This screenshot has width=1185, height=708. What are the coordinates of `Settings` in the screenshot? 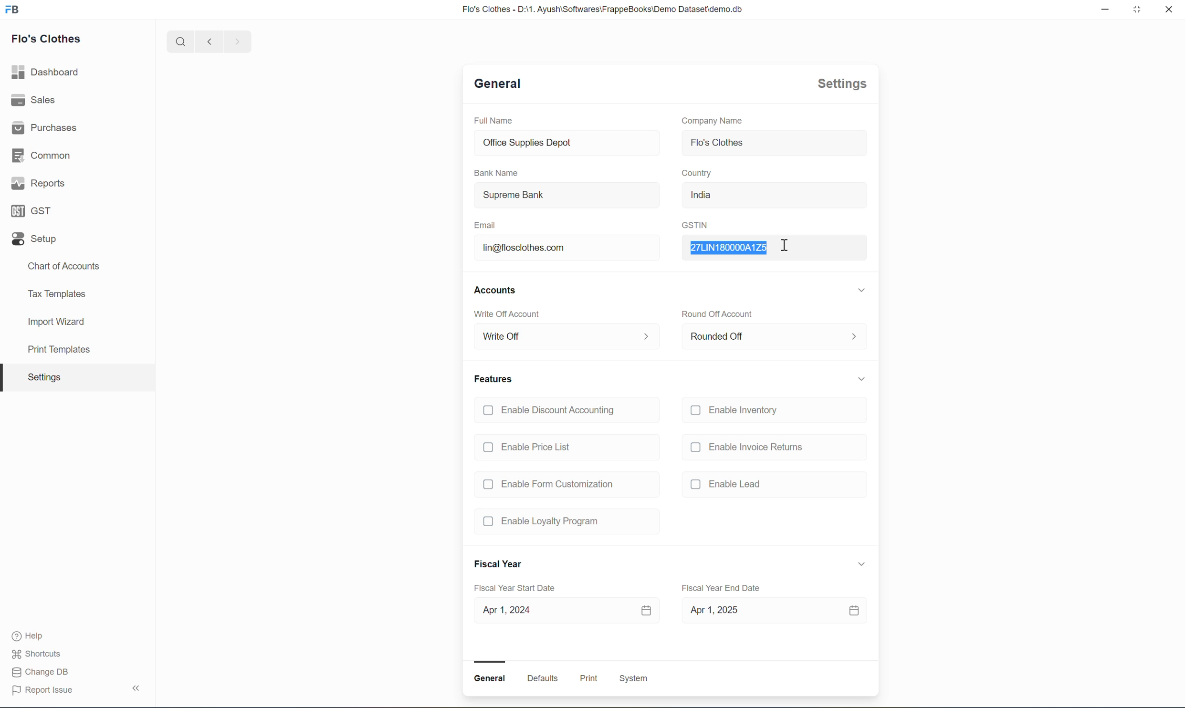 It's located at (42, 377).